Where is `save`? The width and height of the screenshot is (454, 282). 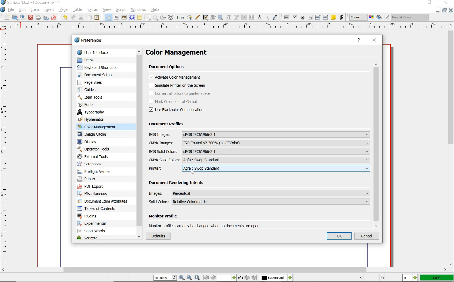
save is located at coordinates (55, 17).